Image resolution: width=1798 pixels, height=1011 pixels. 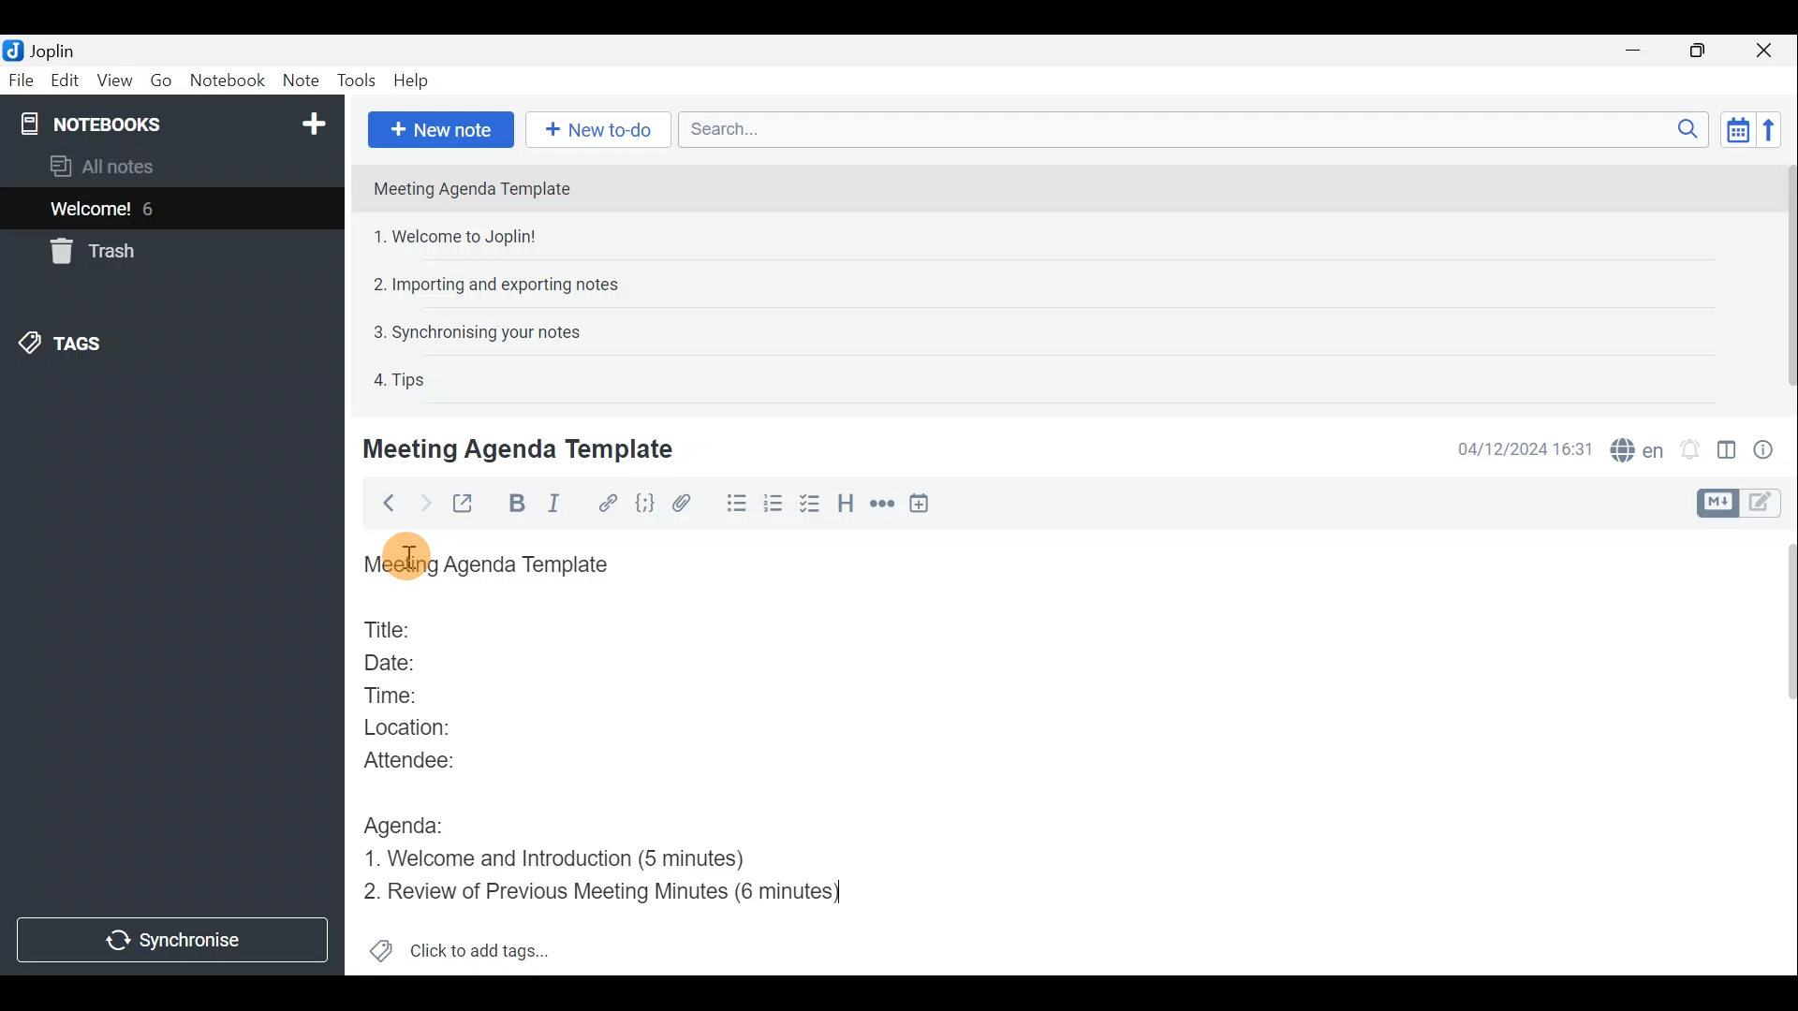 I want to click on Bold, so click(x=517, y=504).